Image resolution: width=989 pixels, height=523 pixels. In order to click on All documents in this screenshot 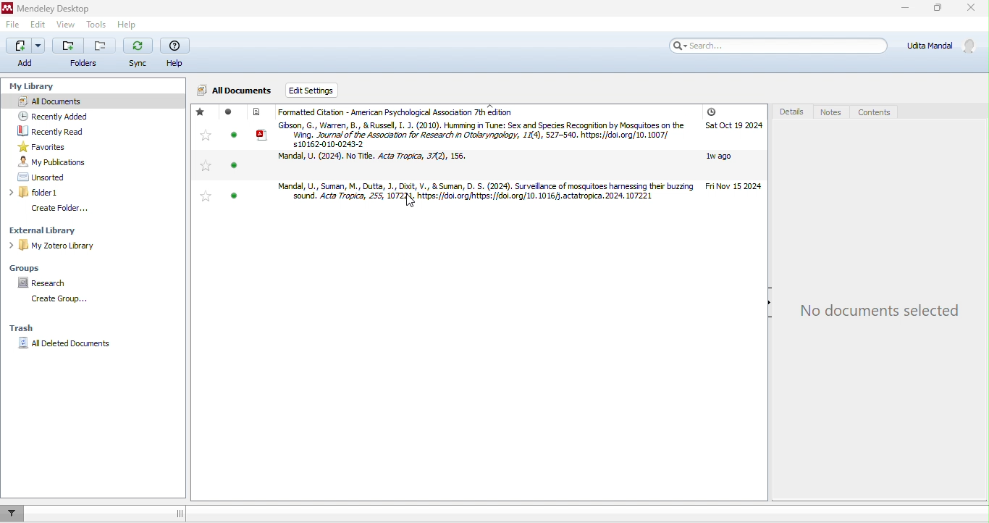, I will do `click(235, 89)`.